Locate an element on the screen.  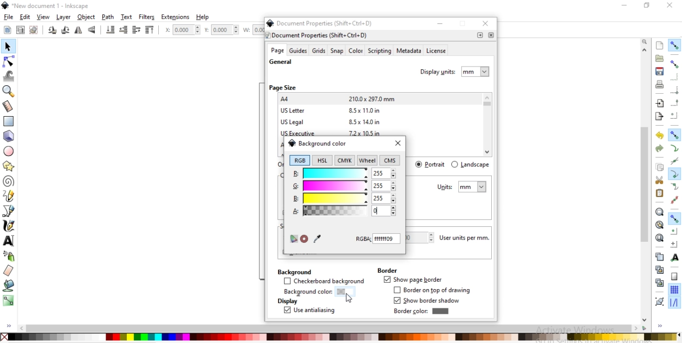
erase existing paths is located at coordinates (9, 270).